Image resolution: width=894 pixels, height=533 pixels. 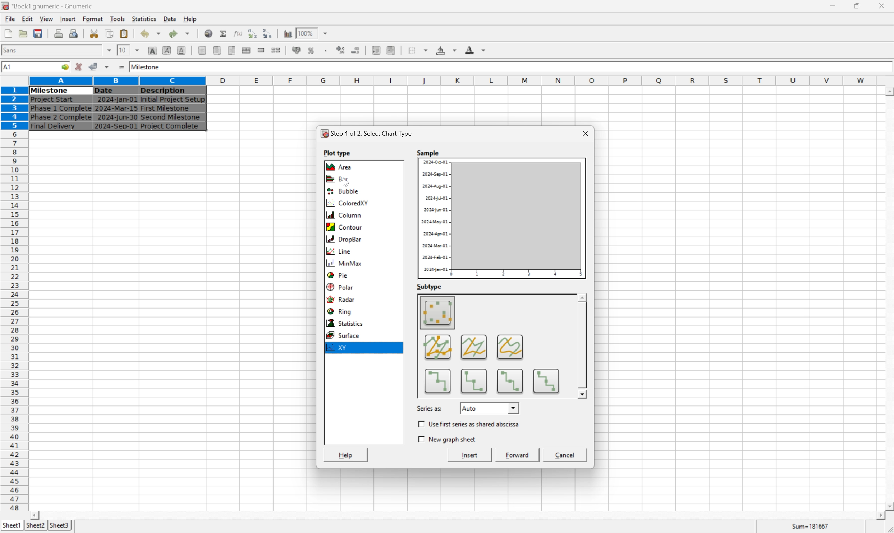 What do you see at coordinates (341, 50) in the screenshot?
I see `increase number of decimals displayed` at bounding box center [341, 50].